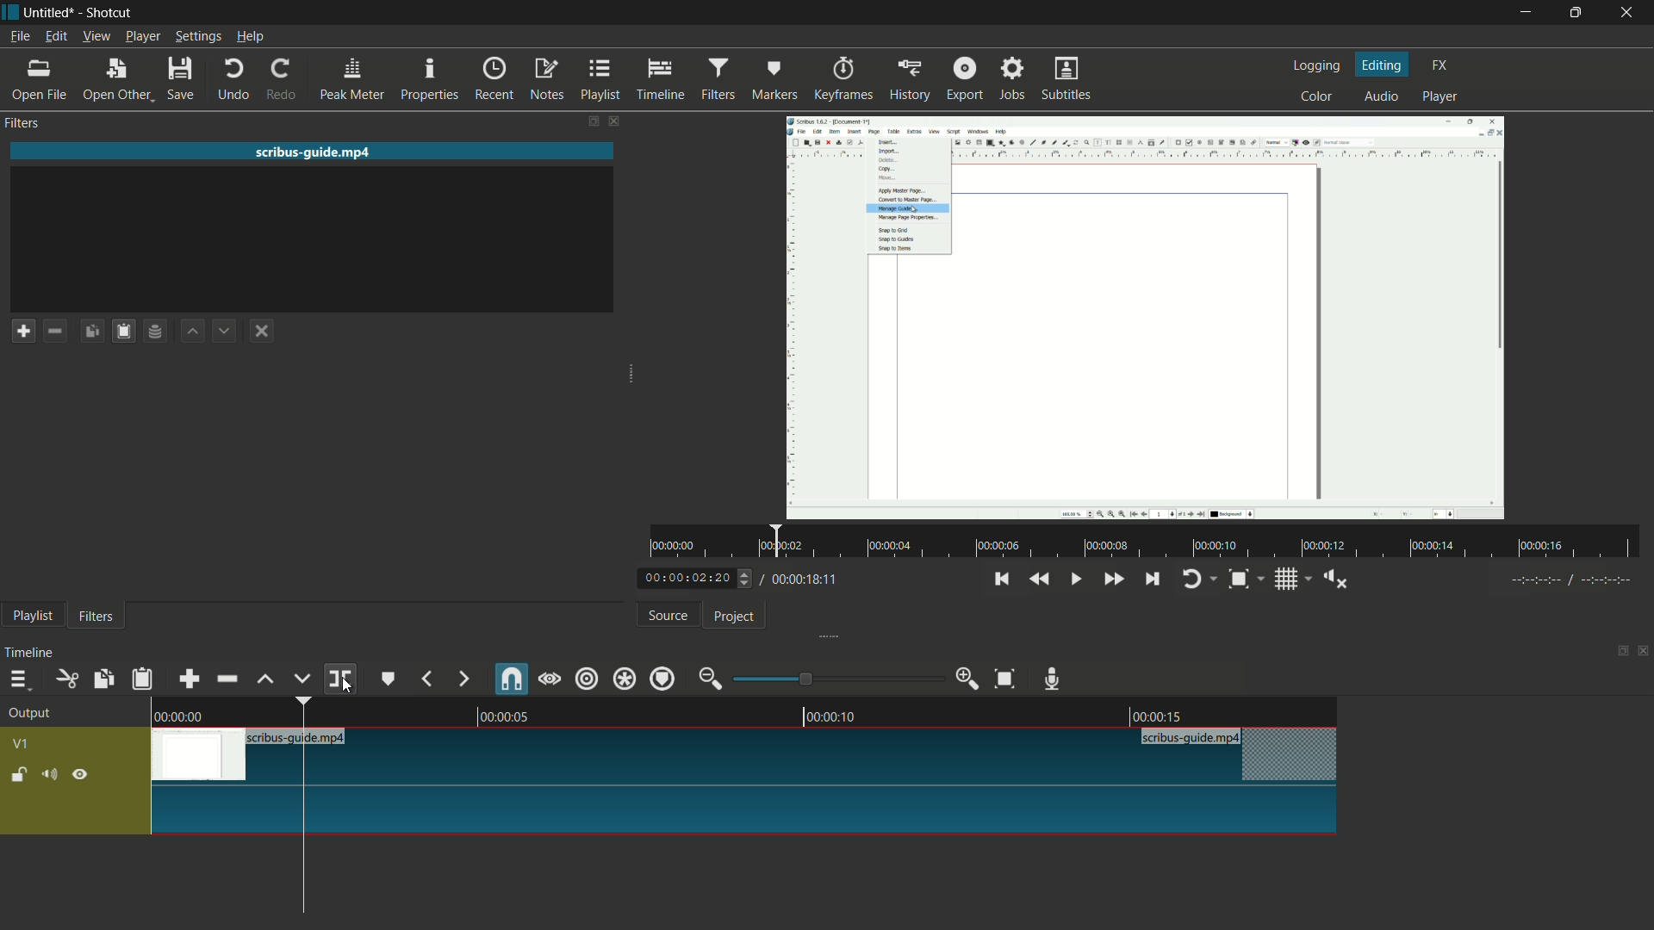  I want to click on scrub while dragging, so click(549, 678).